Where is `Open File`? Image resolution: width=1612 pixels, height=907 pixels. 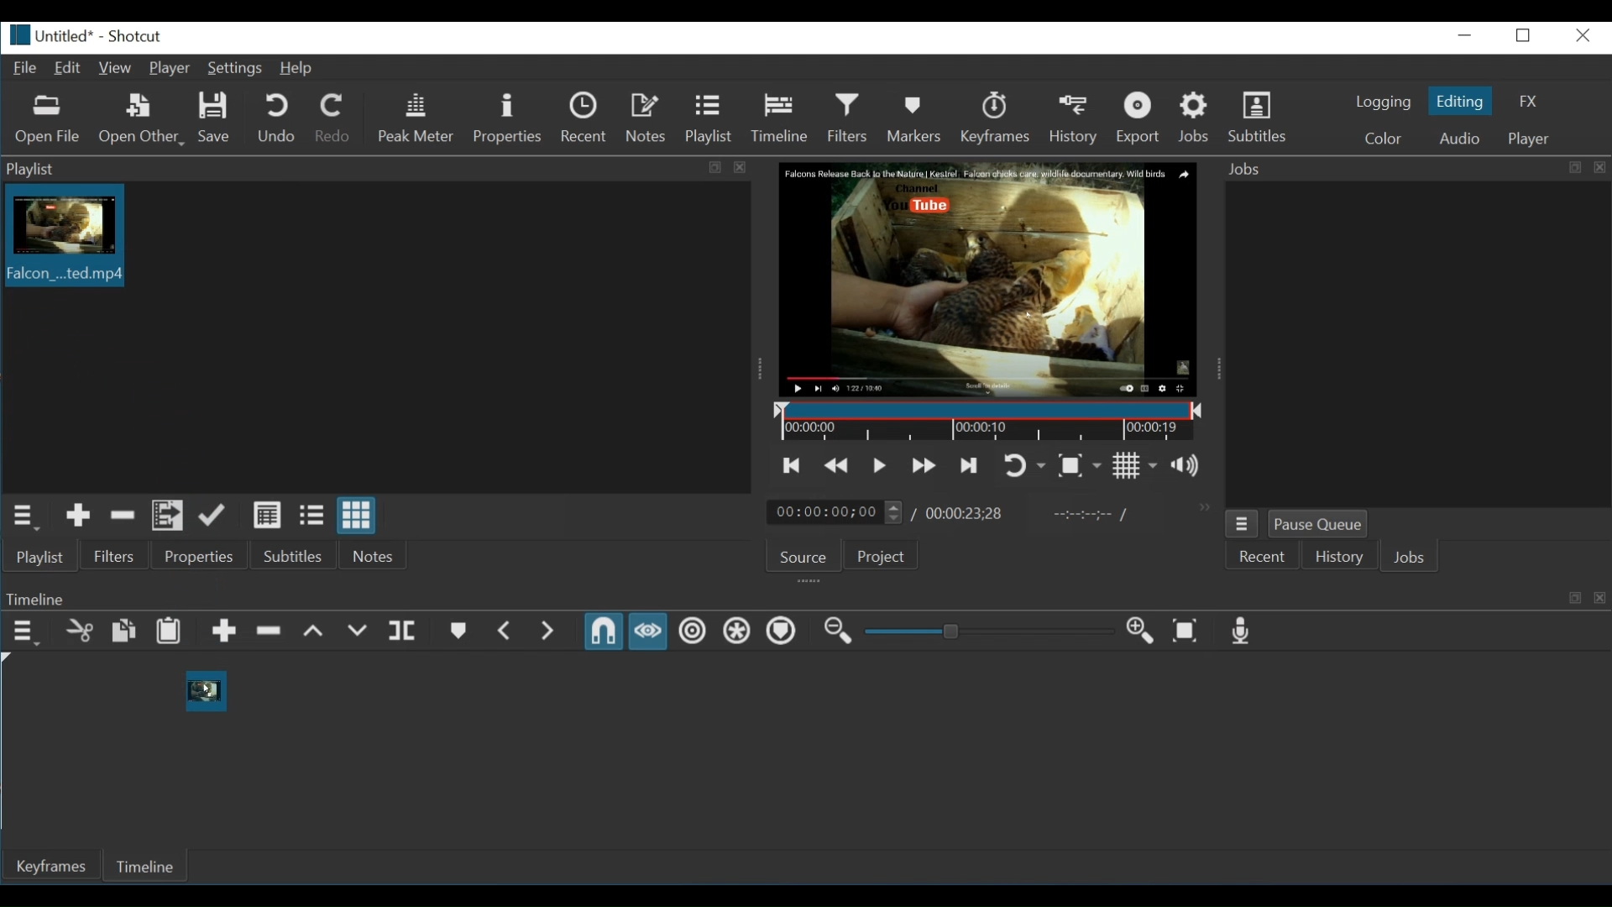 Open File is located at coordinates (48, 122).